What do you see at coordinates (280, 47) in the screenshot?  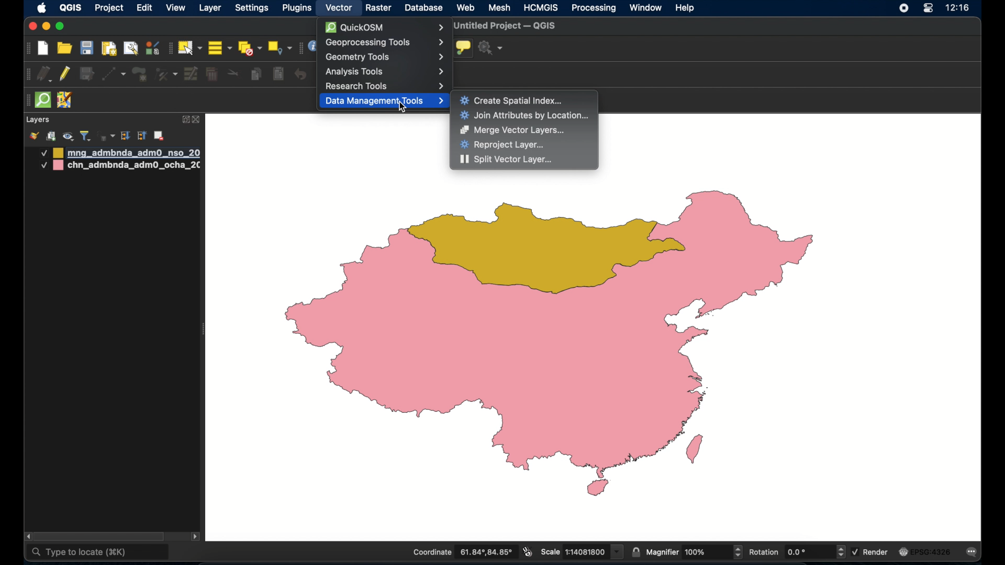 I see `select by location ` at bounding box center [280, 47].